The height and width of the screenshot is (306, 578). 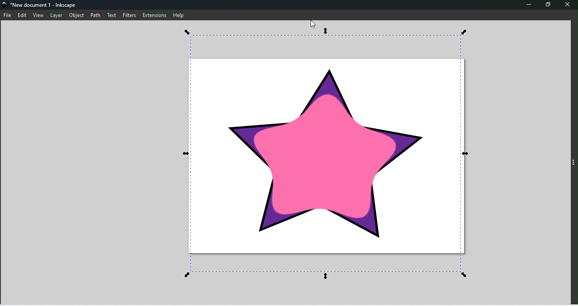 I want to click on Object, so click(x=78, y=15).